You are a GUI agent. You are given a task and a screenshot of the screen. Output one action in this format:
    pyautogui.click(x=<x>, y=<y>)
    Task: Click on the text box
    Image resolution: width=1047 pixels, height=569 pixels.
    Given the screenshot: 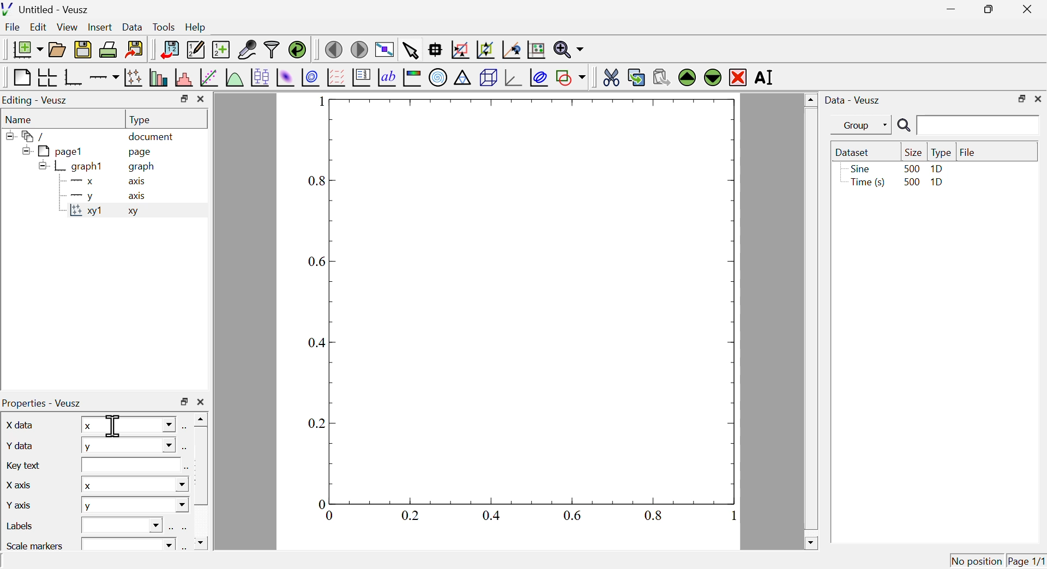 What is the action you would take?
    pyautogui.click(x=129, y=543)
    